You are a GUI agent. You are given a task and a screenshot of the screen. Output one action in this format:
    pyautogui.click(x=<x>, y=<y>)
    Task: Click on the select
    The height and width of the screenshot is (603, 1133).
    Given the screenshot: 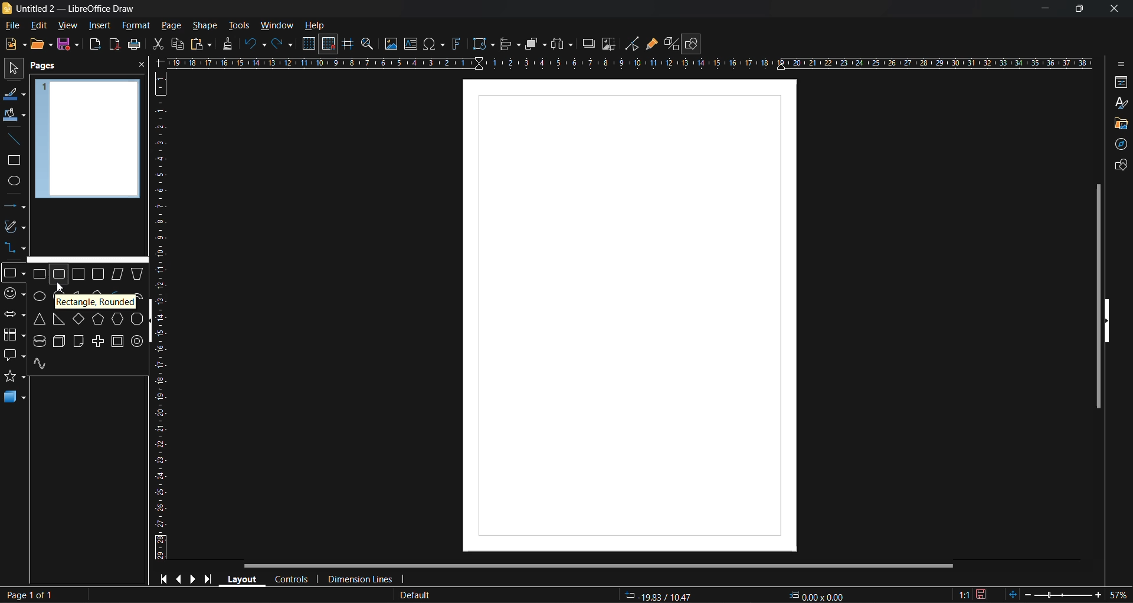 What is the action you would take?
    pyautogui.click(x=13, y=66)
    